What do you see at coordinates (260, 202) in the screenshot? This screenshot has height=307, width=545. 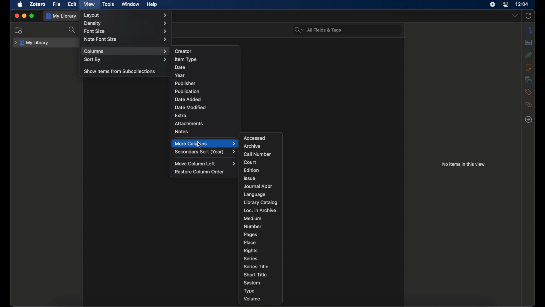 I see `library catalog` at bounding box center [260, 202].